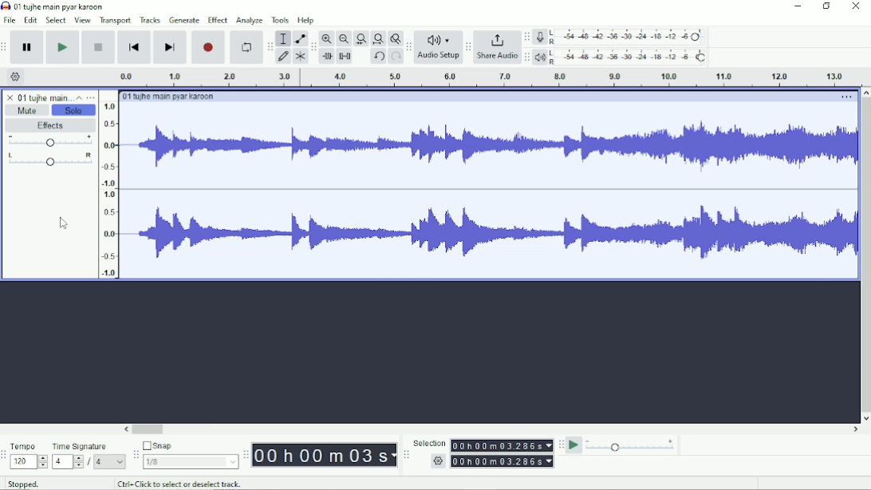 The image size is (871, 490). I want to click on Enable looping, so click(247, 47).